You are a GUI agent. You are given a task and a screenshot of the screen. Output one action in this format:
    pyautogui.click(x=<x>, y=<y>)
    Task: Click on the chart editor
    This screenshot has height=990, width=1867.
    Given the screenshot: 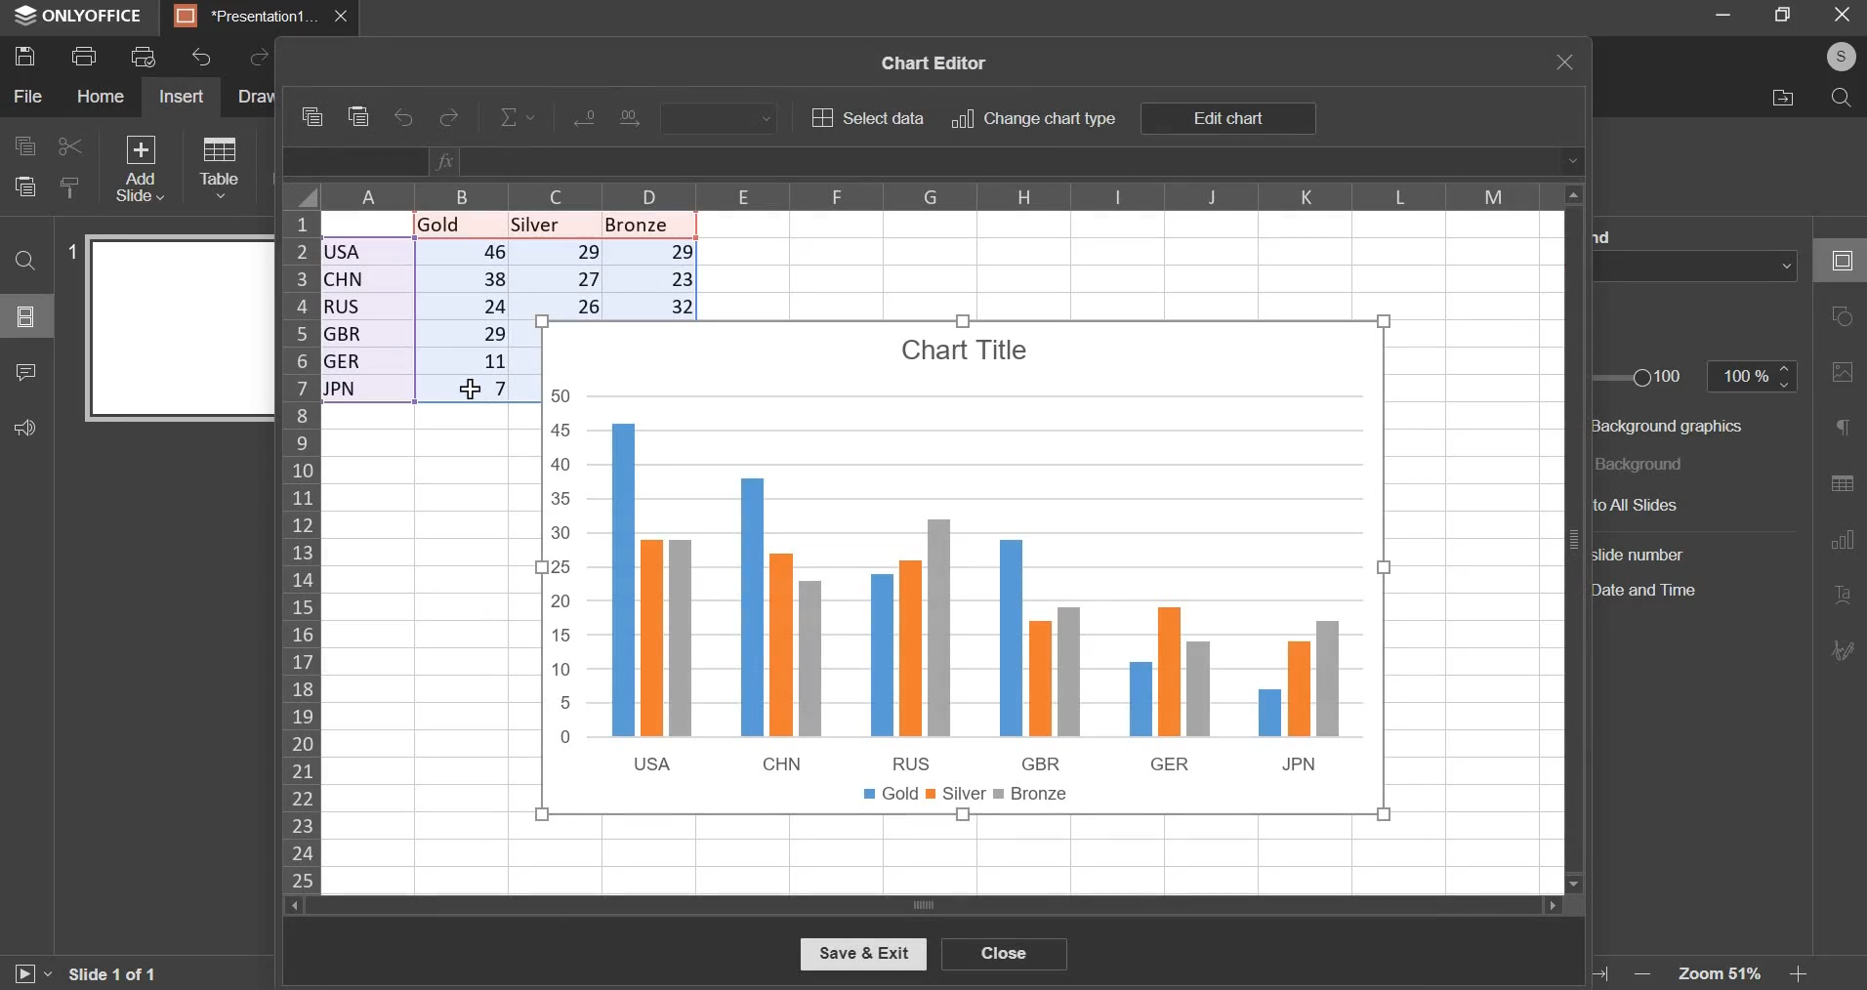 What is the action you would take?
    pyautogui.click(x=930, y=60)
    